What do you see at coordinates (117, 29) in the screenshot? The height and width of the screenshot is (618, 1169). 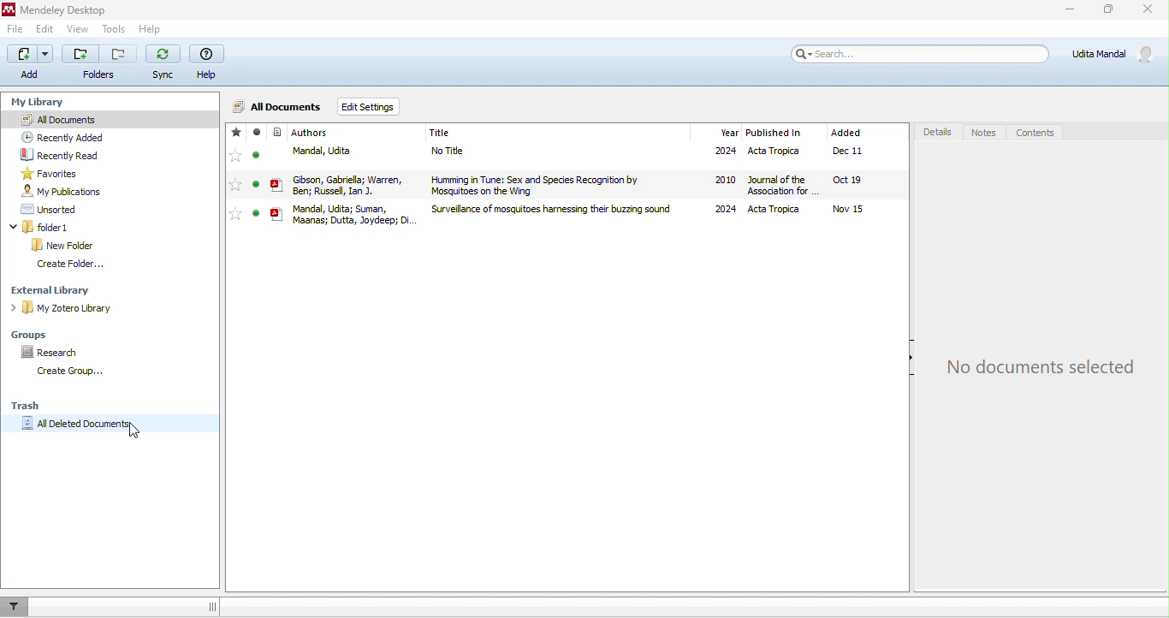 I see `tools` at bounding box center [117, 29].